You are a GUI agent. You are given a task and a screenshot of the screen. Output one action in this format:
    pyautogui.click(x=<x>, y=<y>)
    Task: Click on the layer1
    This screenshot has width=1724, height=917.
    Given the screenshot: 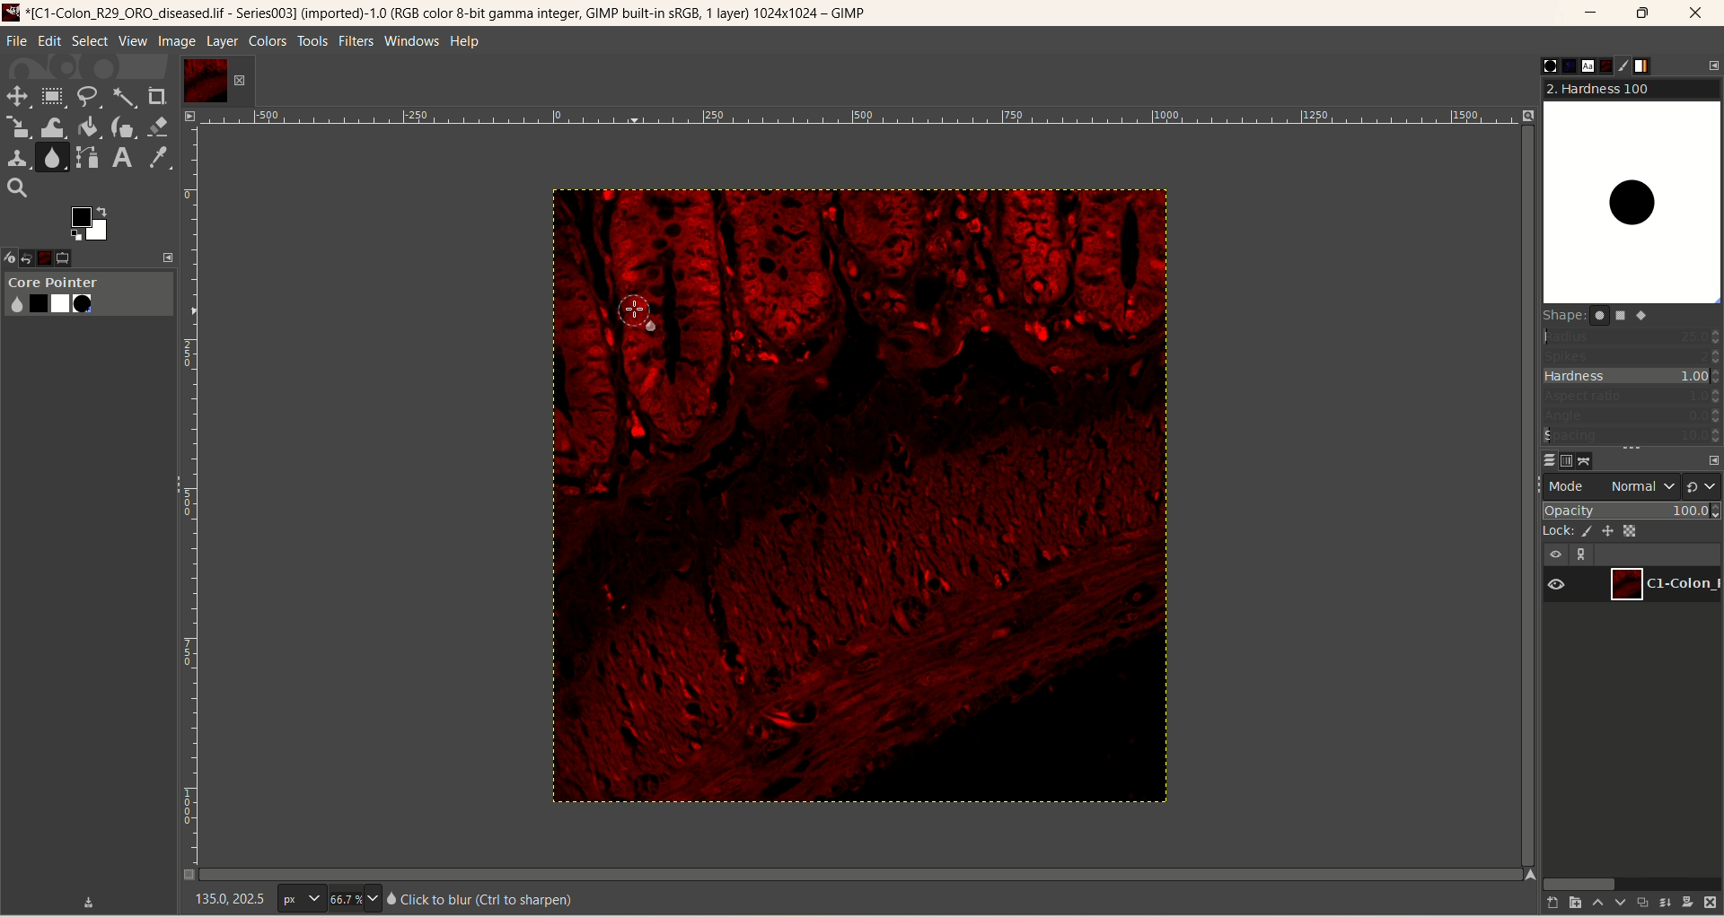 What is the action you would take?
    pyautogui.click(x=1667, y=582)
    